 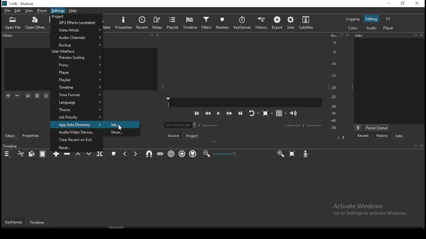 What do you see at coordinates (101, 154) in the screenshot?
I see `split at playhead` at bounding box center [101, 154].